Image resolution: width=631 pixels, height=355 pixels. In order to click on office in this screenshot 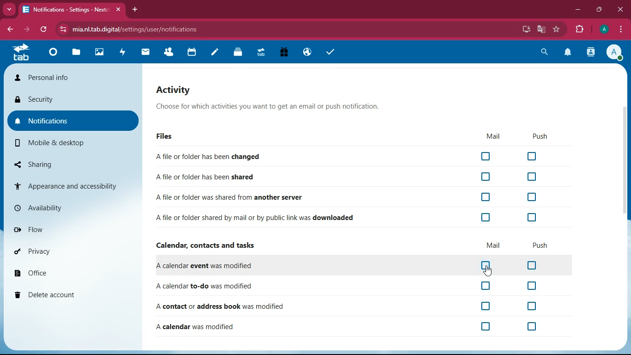, I will do `click(73, 272)`.